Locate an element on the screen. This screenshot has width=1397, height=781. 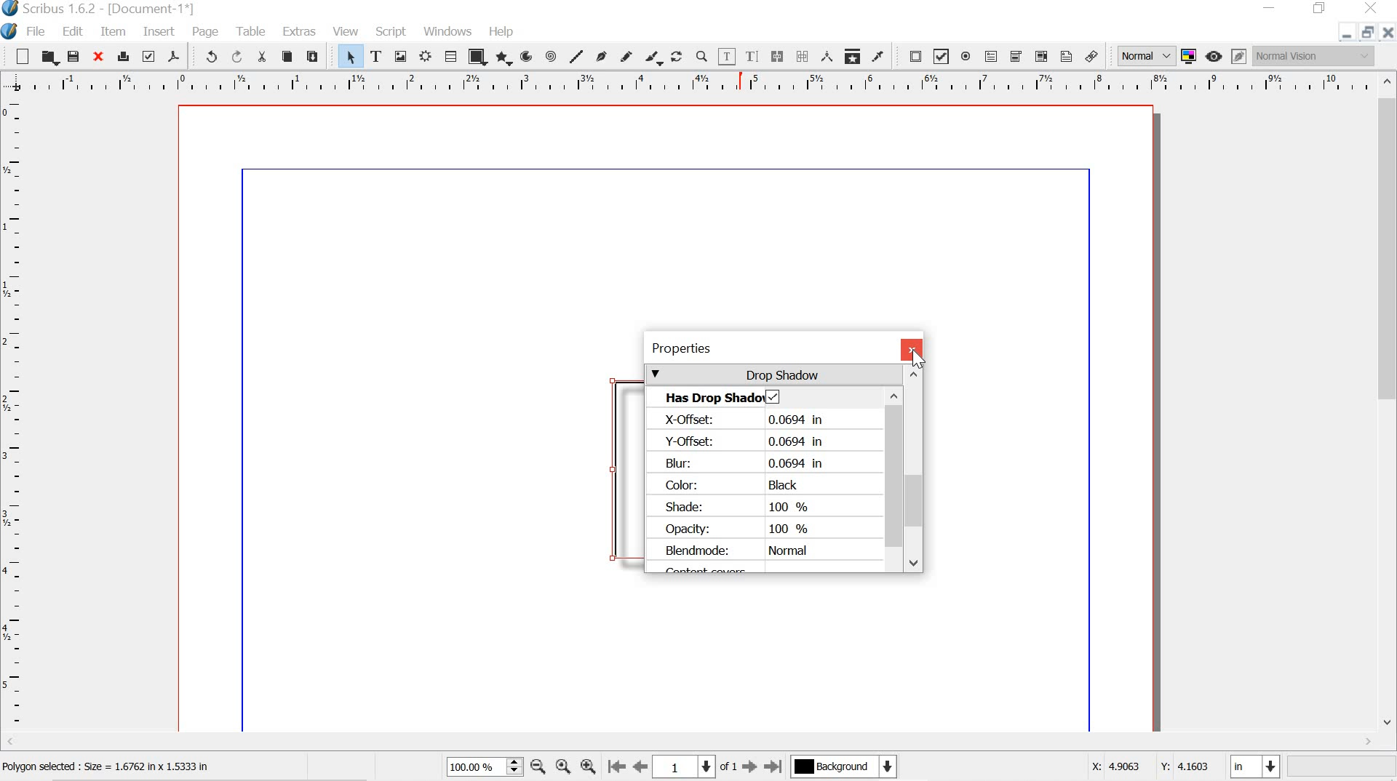
text annotation is located at coordinates (1066, 56).